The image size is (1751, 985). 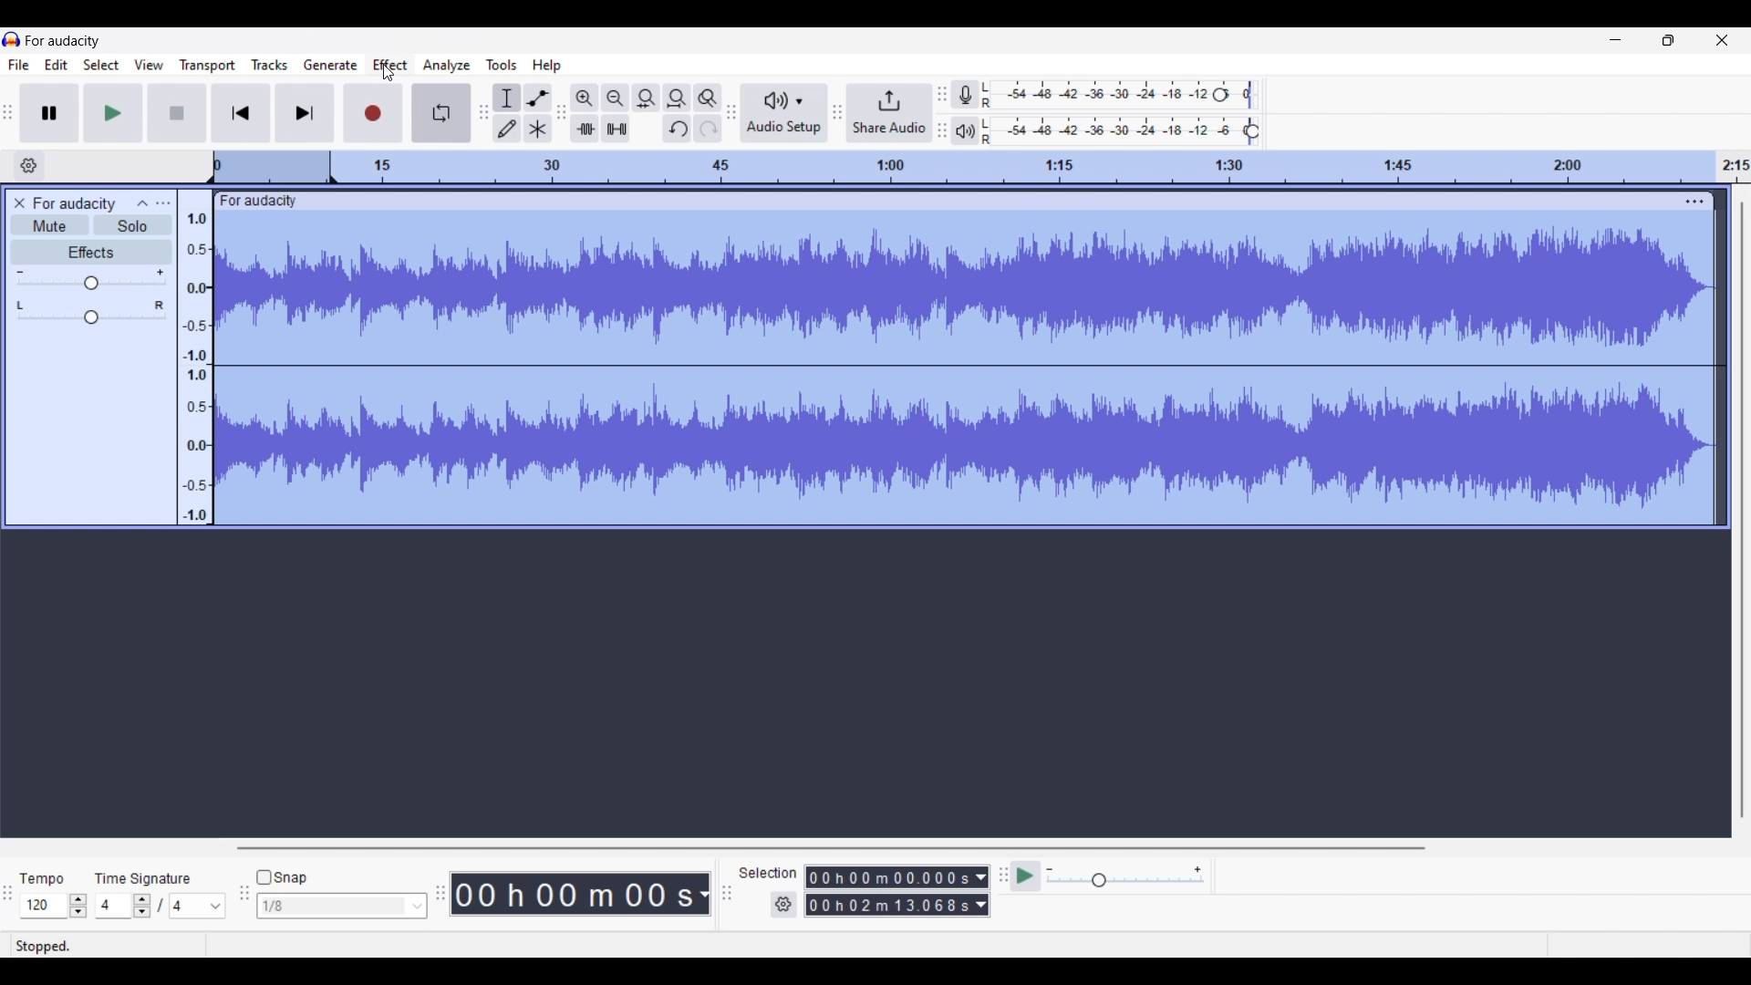 I want to click on Play/Play once, so click(x=112, y=113).